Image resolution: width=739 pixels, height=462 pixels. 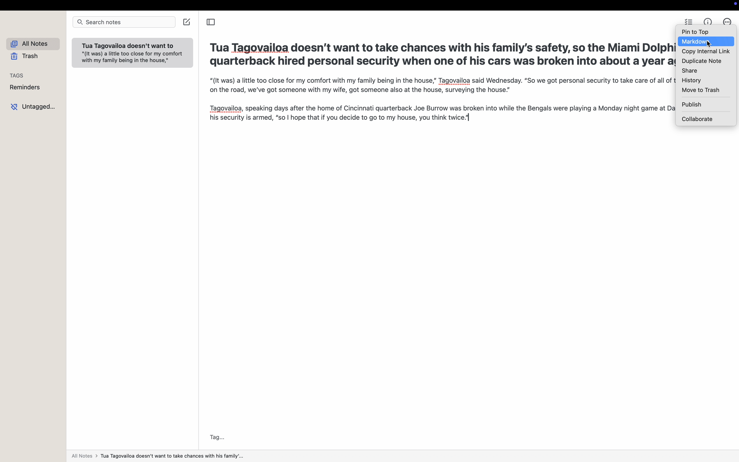 I want to click on pin to top, so click(x=697, y=32).